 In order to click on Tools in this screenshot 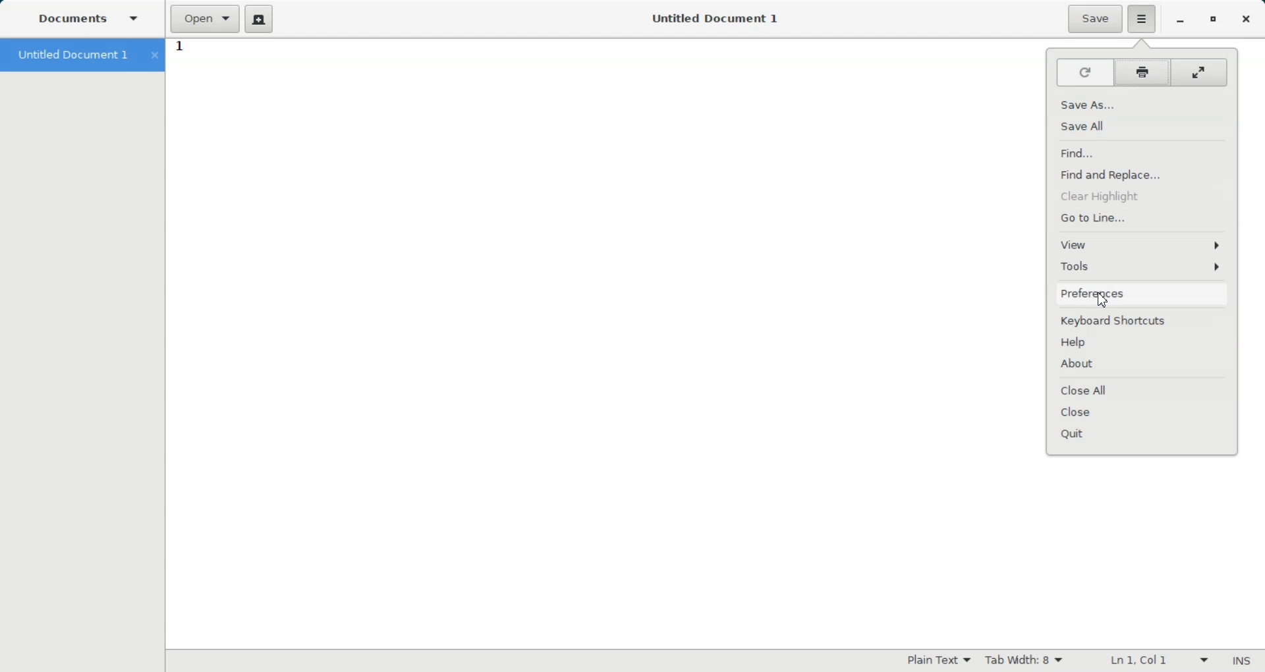, I will do `click(1143, 266)`.